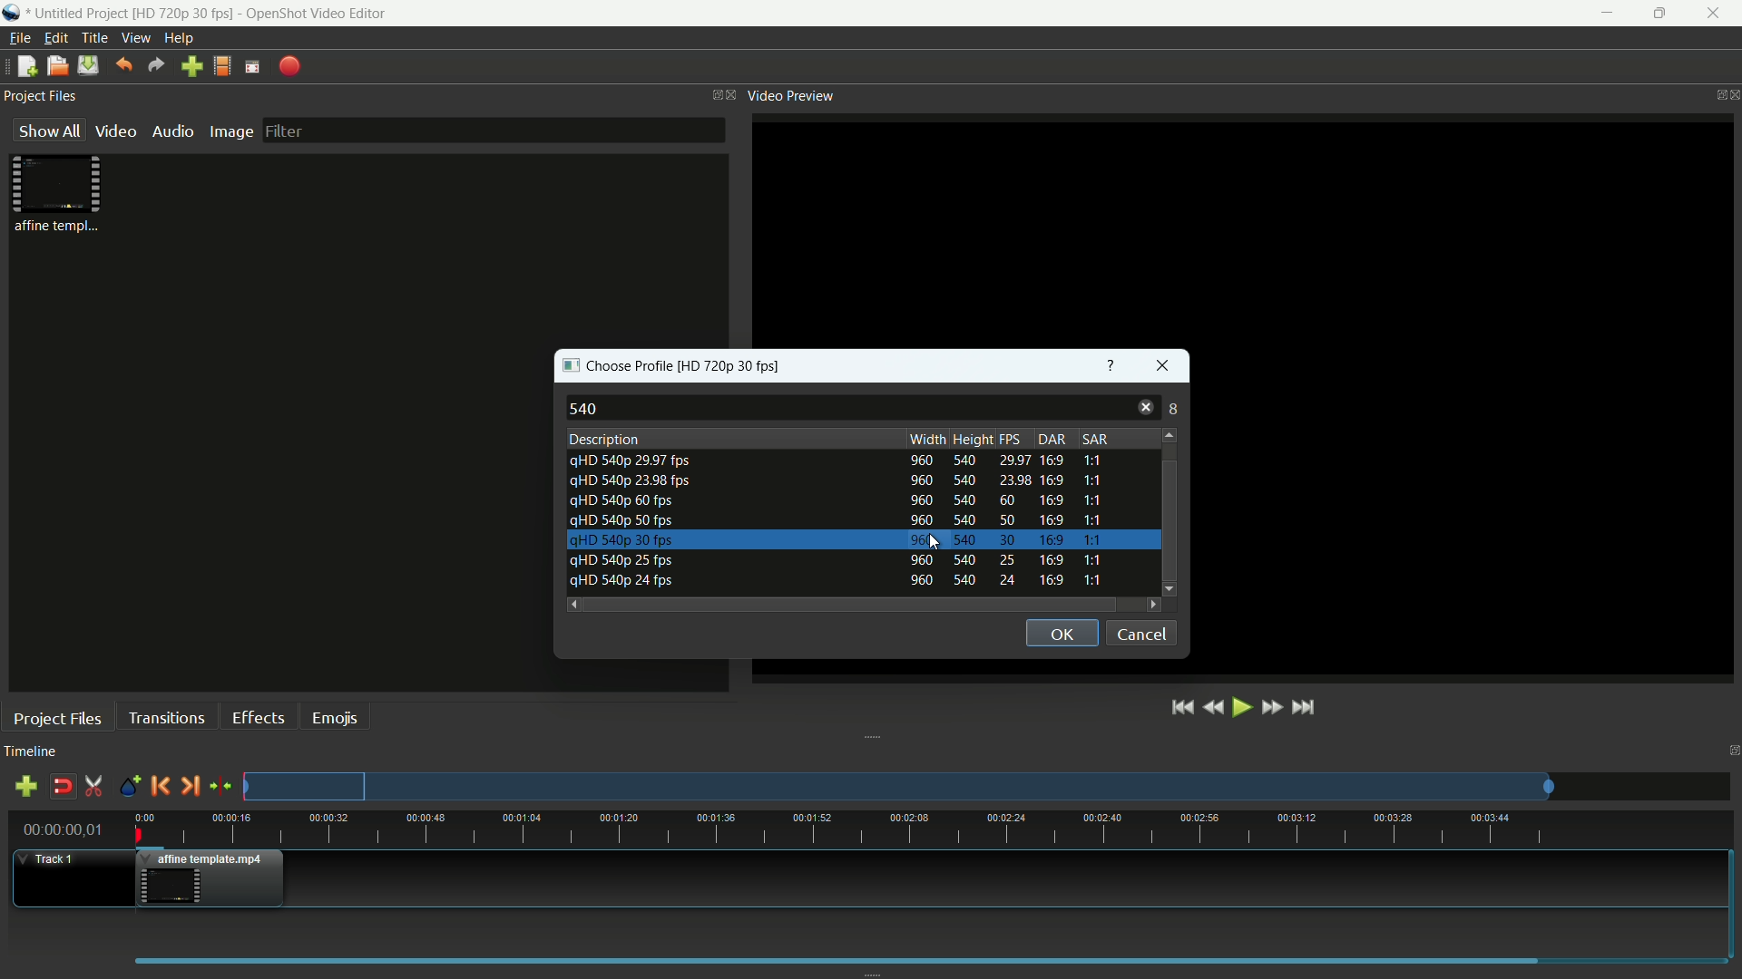  What do you see at coordinates (137, 37) in the screenshot?
I see `view menu` at bounding box center [137, 37].